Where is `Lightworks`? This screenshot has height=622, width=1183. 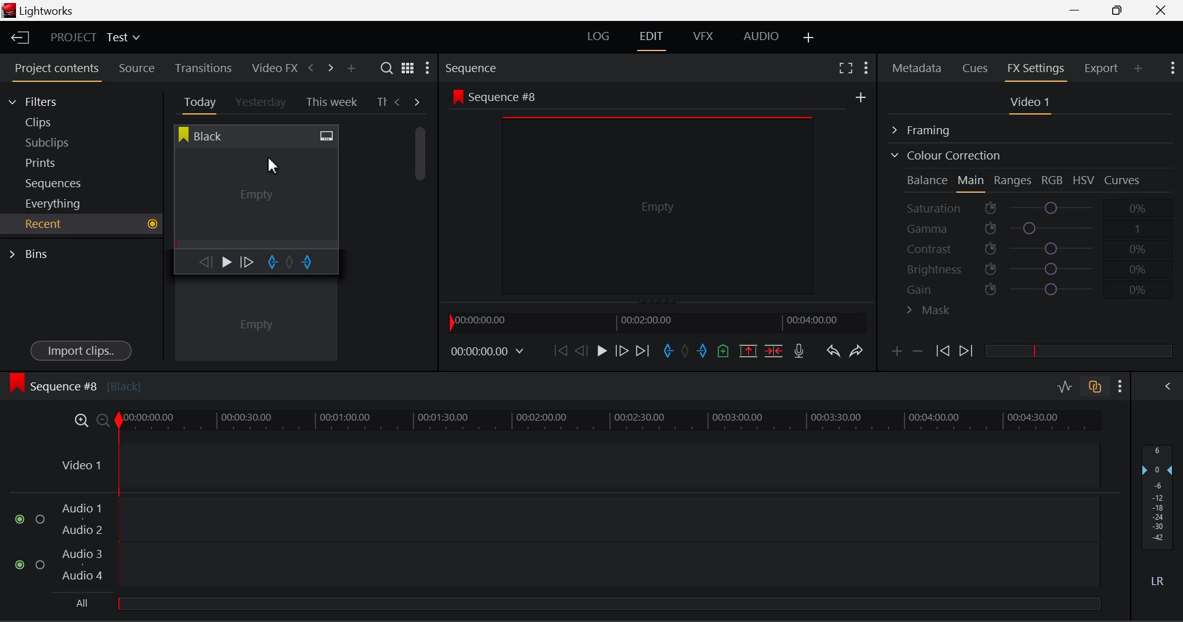 Lightworks is located at coordinates (38, 12).